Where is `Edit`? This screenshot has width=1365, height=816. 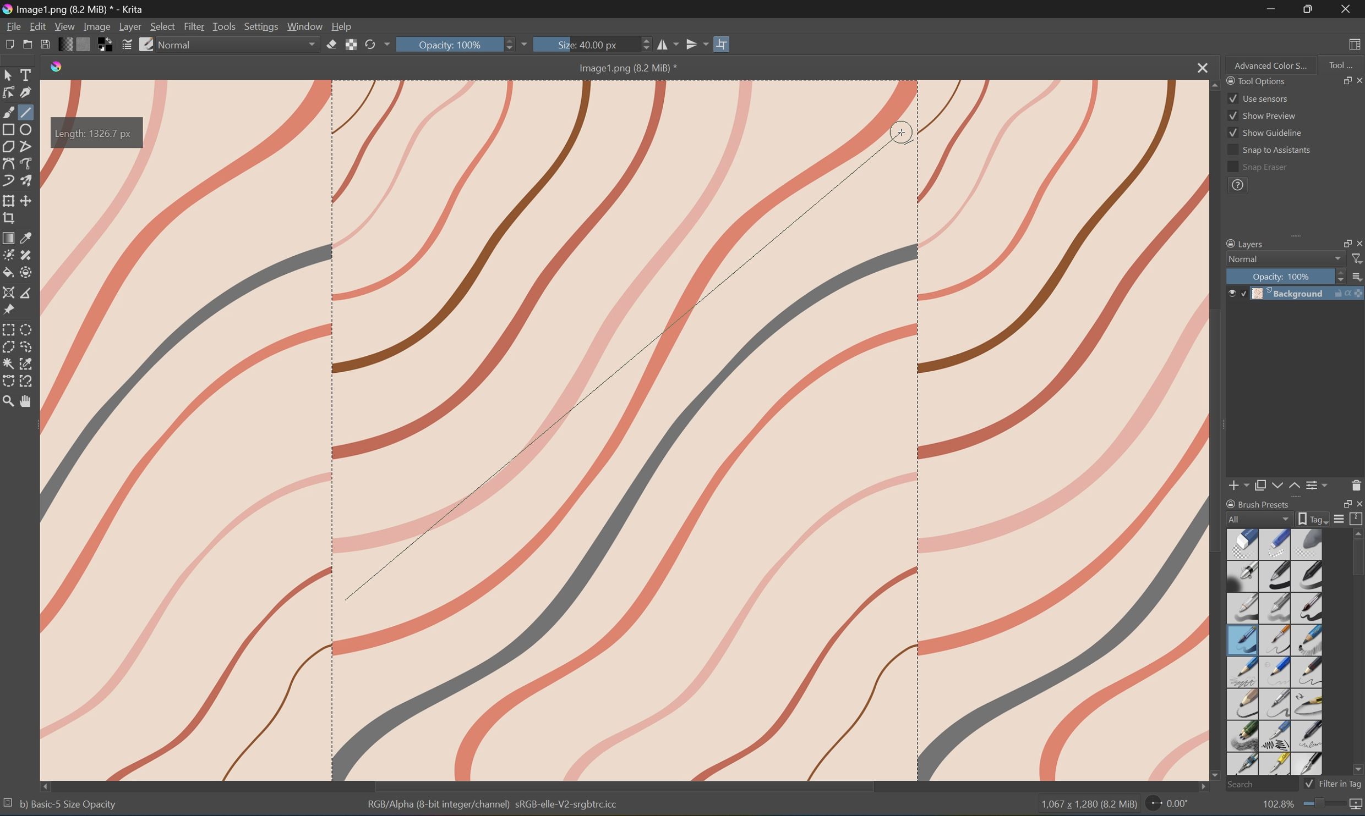 Edit is located at coordinates (37, 25).